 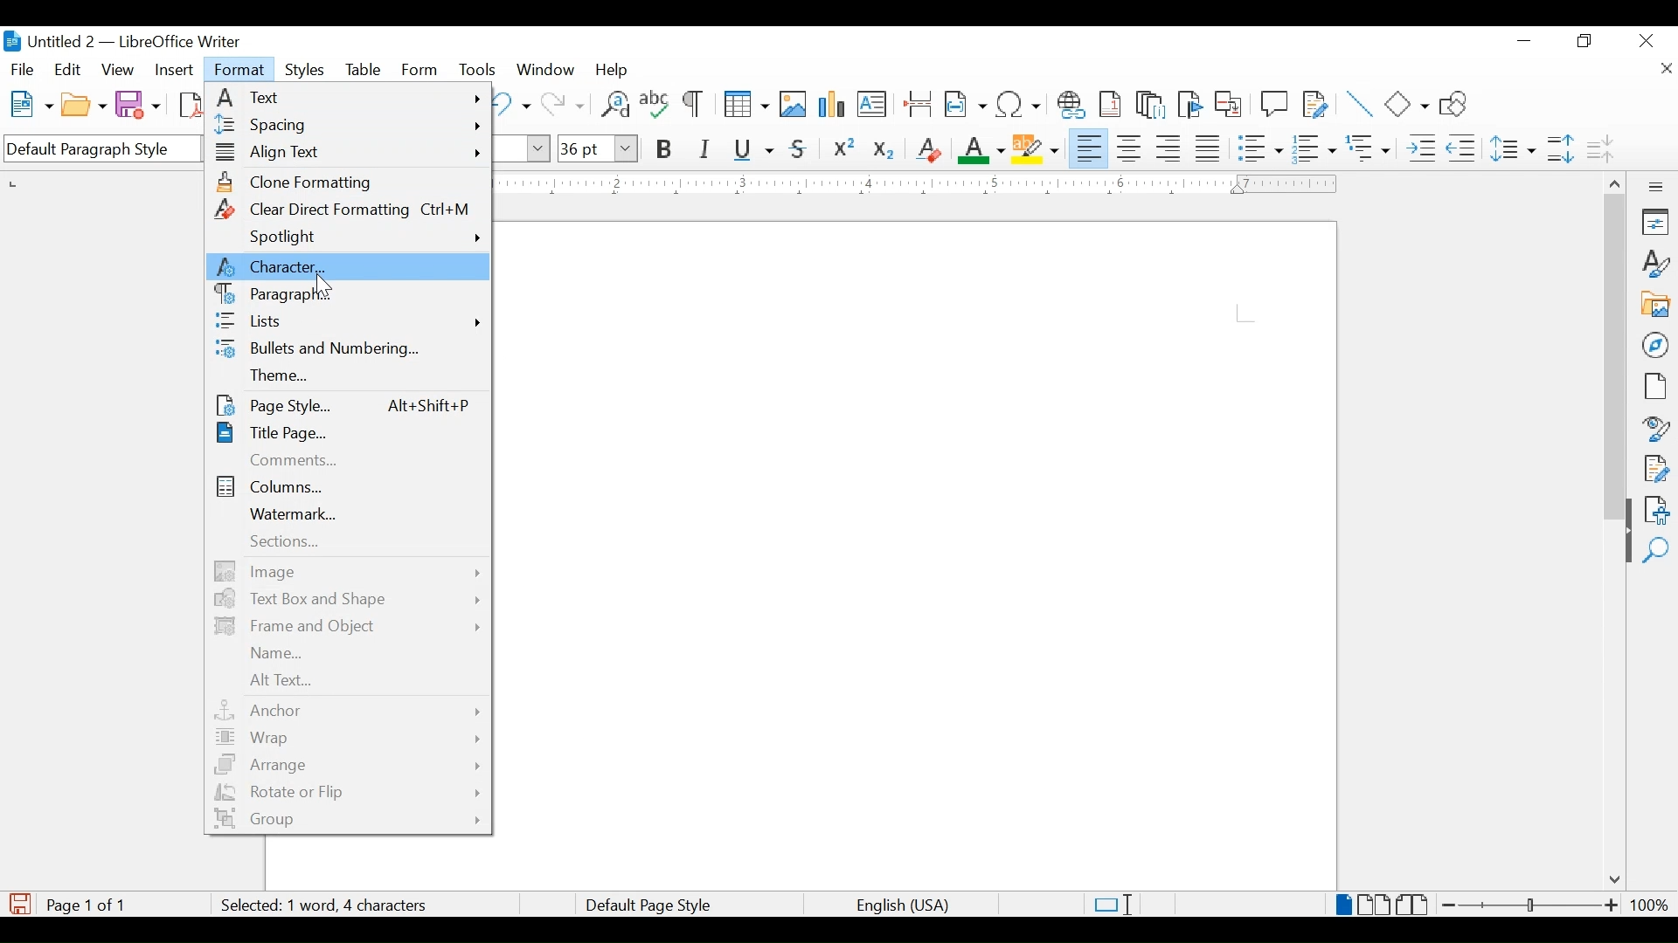 I want to click on page style, so click(x=274, y=404).